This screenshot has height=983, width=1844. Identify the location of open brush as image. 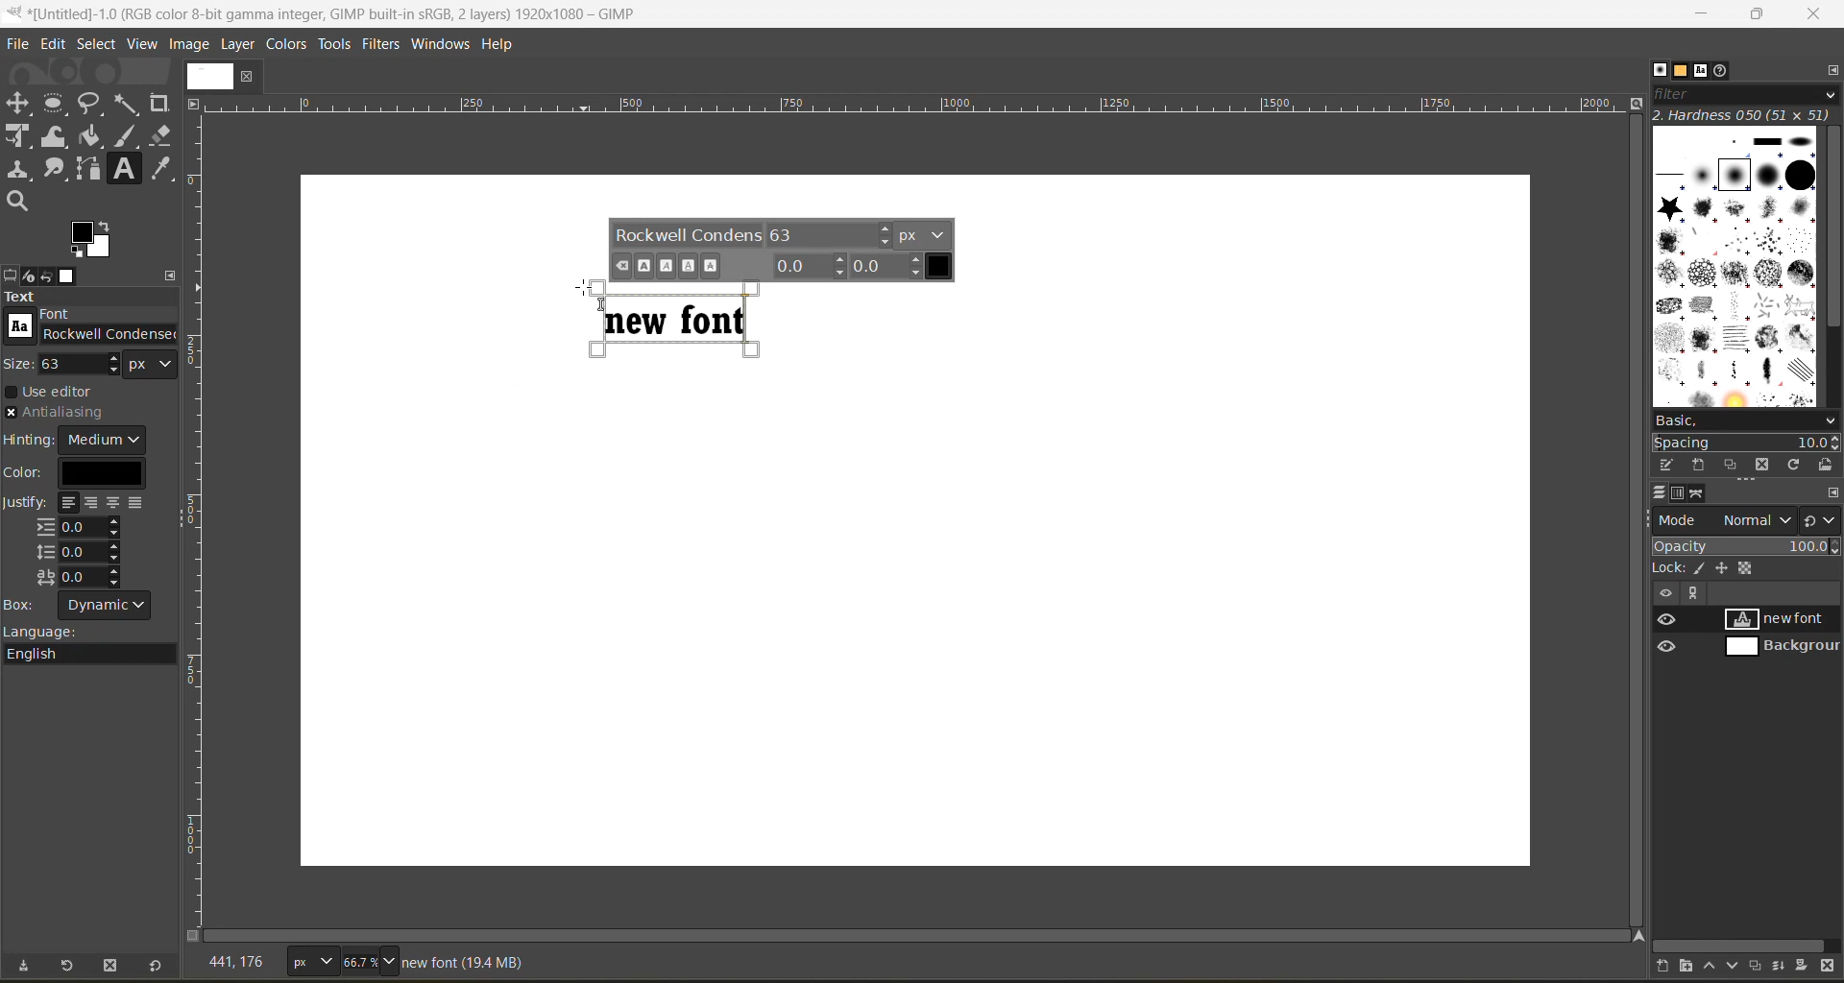
(1826, 465).